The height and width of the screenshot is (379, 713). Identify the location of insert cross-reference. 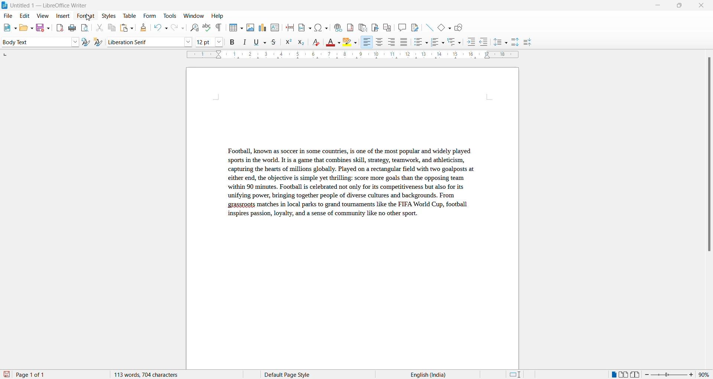
(414, 27).